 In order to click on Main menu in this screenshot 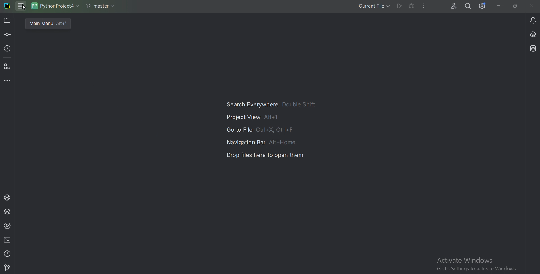, I will do `click(22, 7)`.